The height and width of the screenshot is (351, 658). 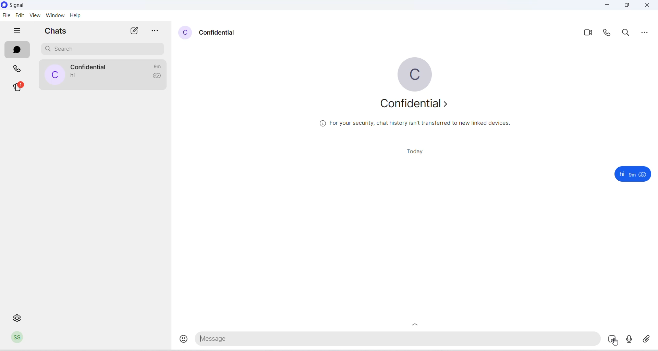 What do you see at coordinates (18, 318) in the screenshot?
I see `settings` at bounding box center [18, 318].